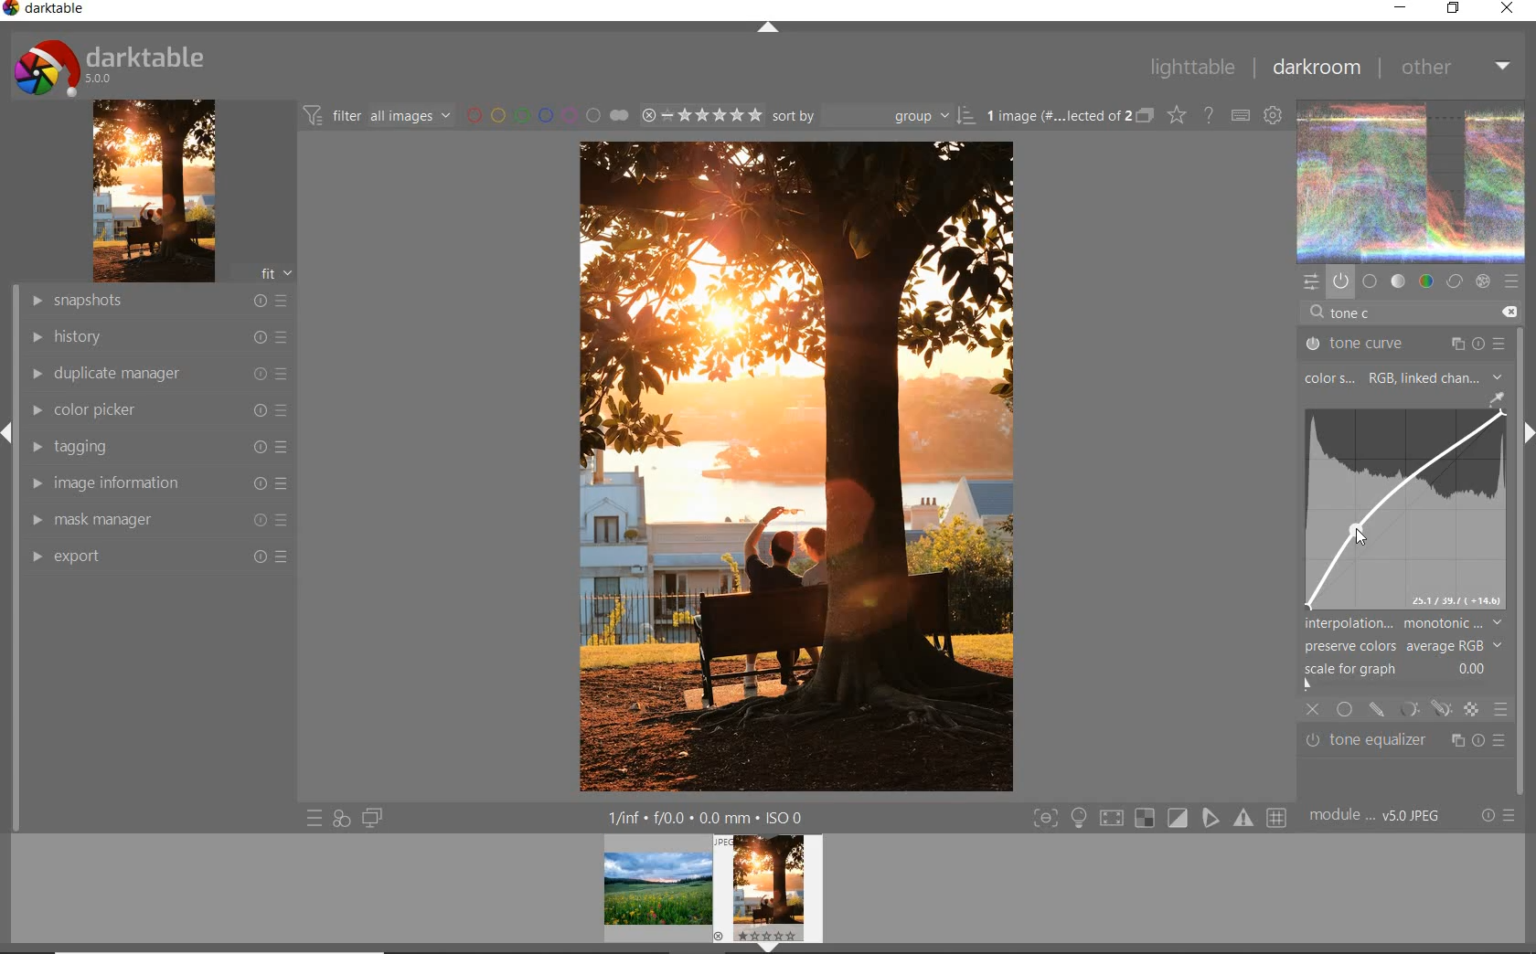 This screenshot has width=1536, height=954. I want to click on preserve colors, so click(1401, 646).